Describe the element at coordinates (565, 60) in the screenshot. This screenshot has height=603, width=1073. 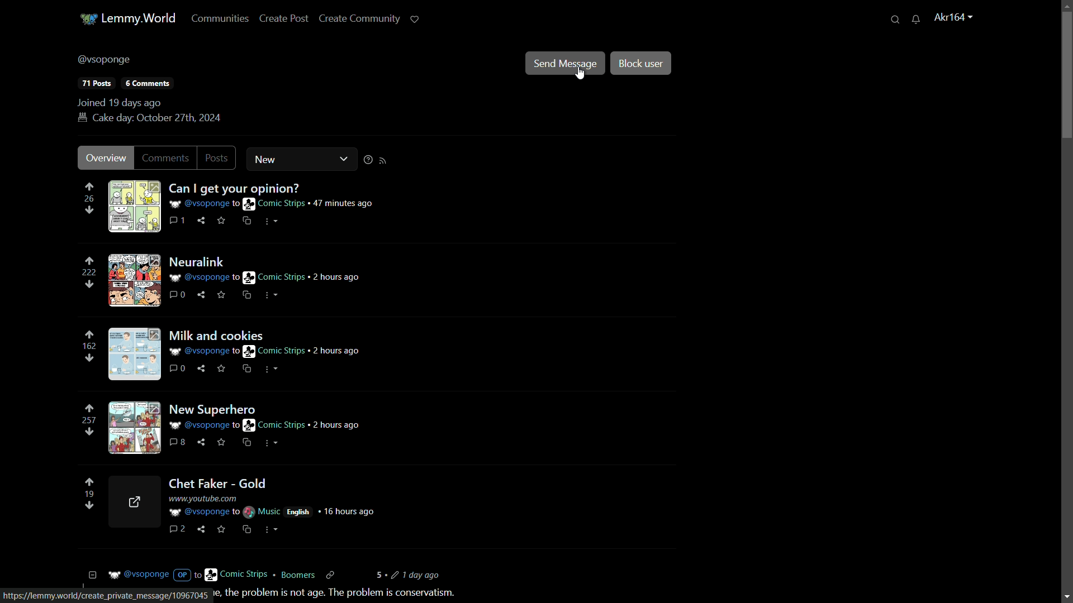
I see `send message` at that location.